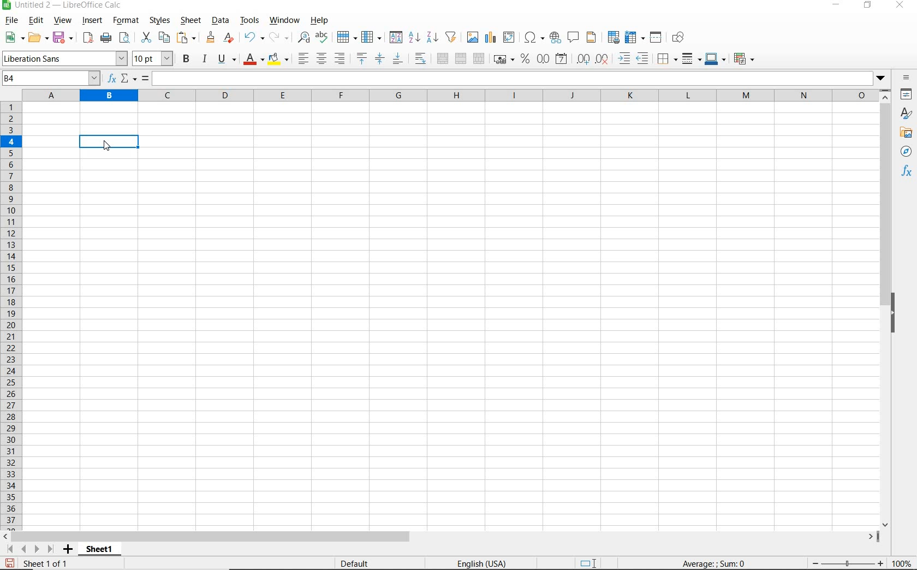 This screenshot has width=917, height=570. I want to click on styles, so click(907, 115).